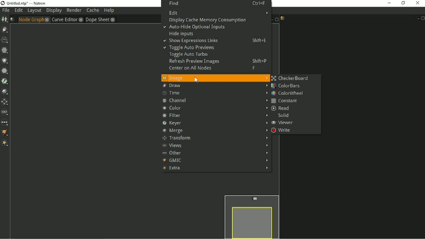 Image resolution: width=425 pixels, height=239 pixels. Describe the element at coordinates (216, 41) in the screenshot. I see `Show expressions links` at that location.